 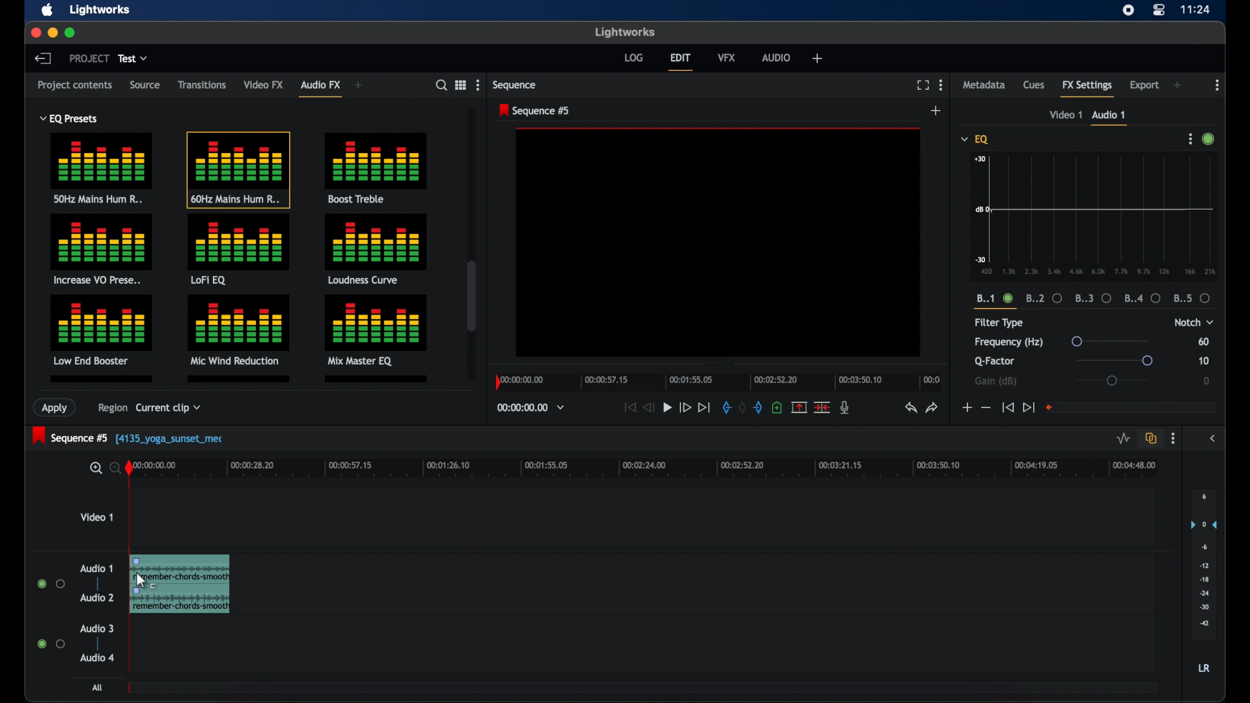 I want to click on out mark, so click(x=758, y=407).